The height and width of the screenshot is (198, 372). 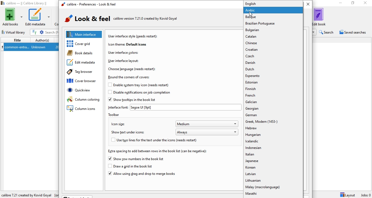 I want to click on cover grid, so click(x=85, y=44).